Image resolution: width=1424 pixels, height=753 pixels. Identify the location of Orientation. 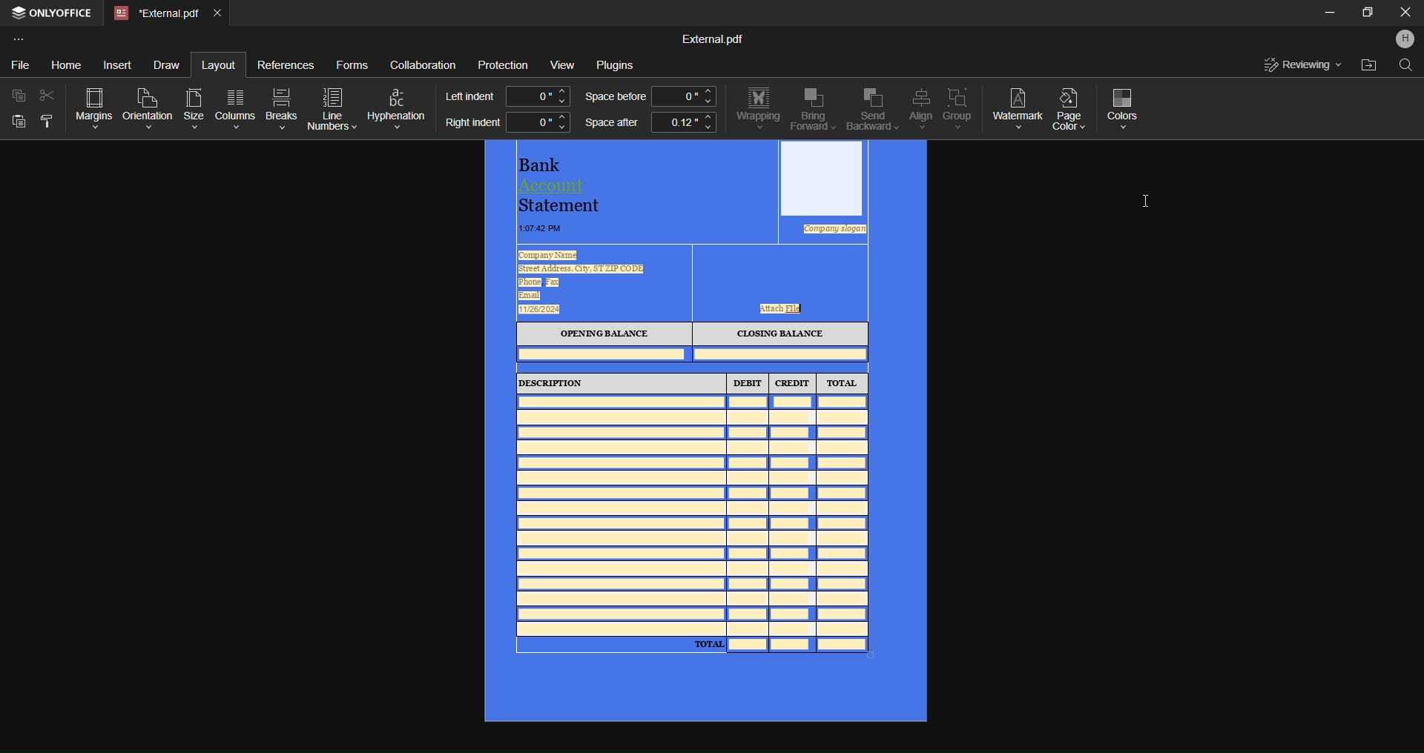
(147, 106).